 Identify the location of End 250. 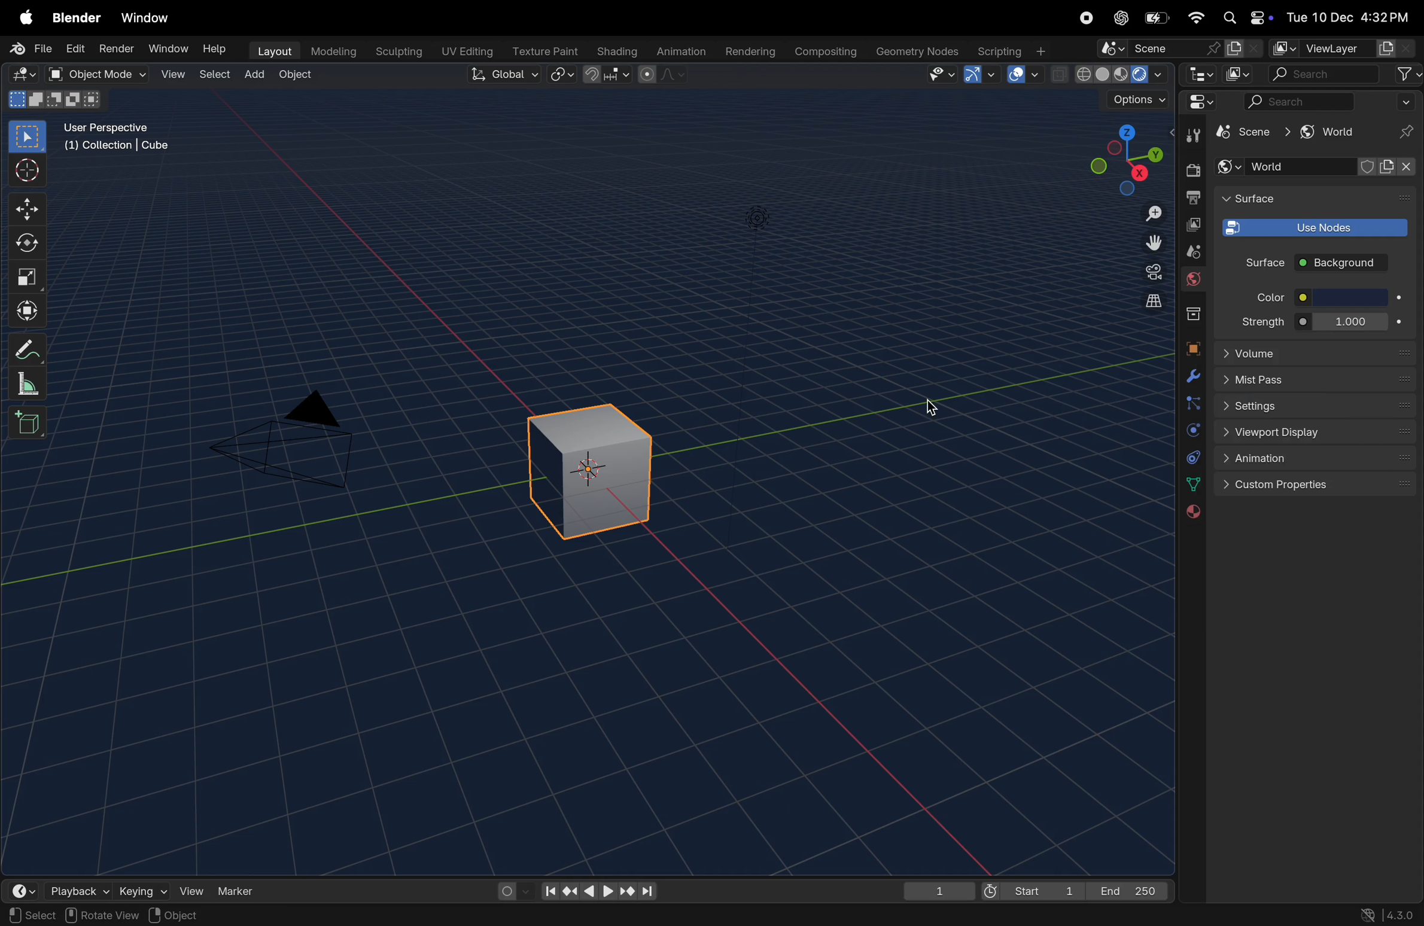
(1130, 890).